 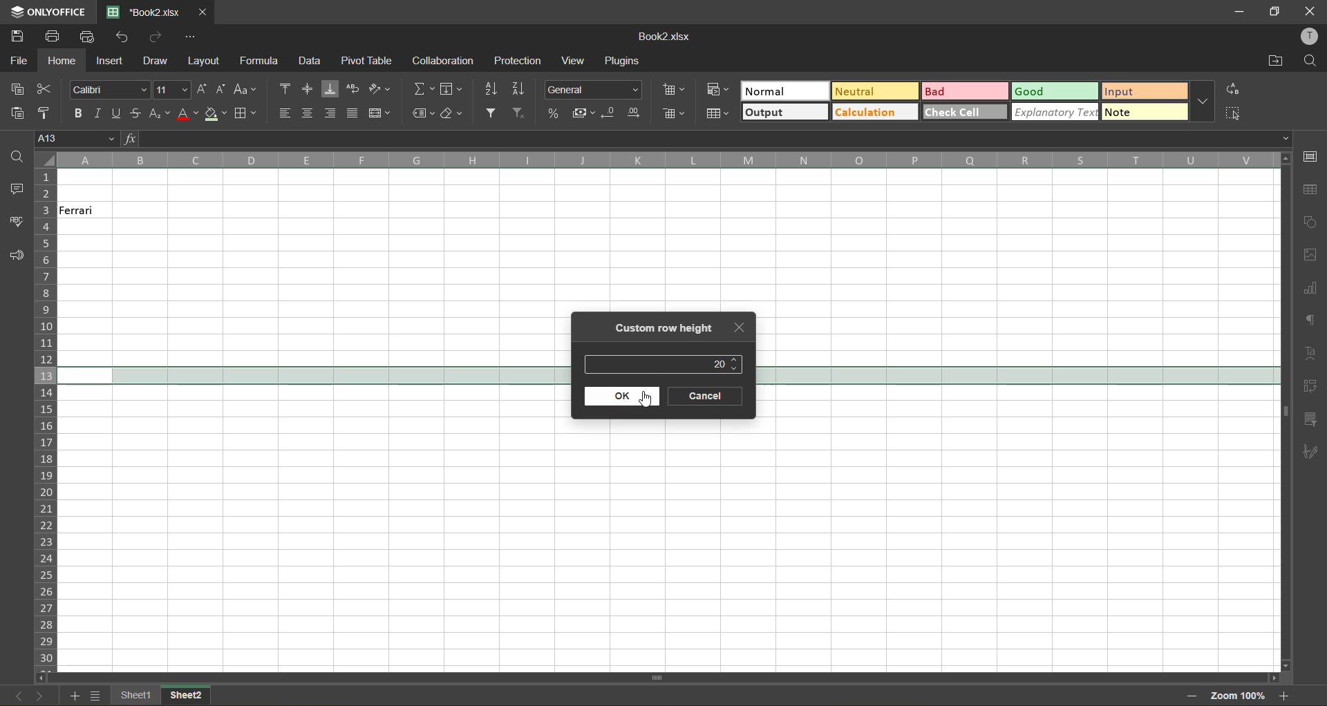 What do you see at coordinates (784, 111) in the screenshot?
I see `output` at bounding box center [784, 111].